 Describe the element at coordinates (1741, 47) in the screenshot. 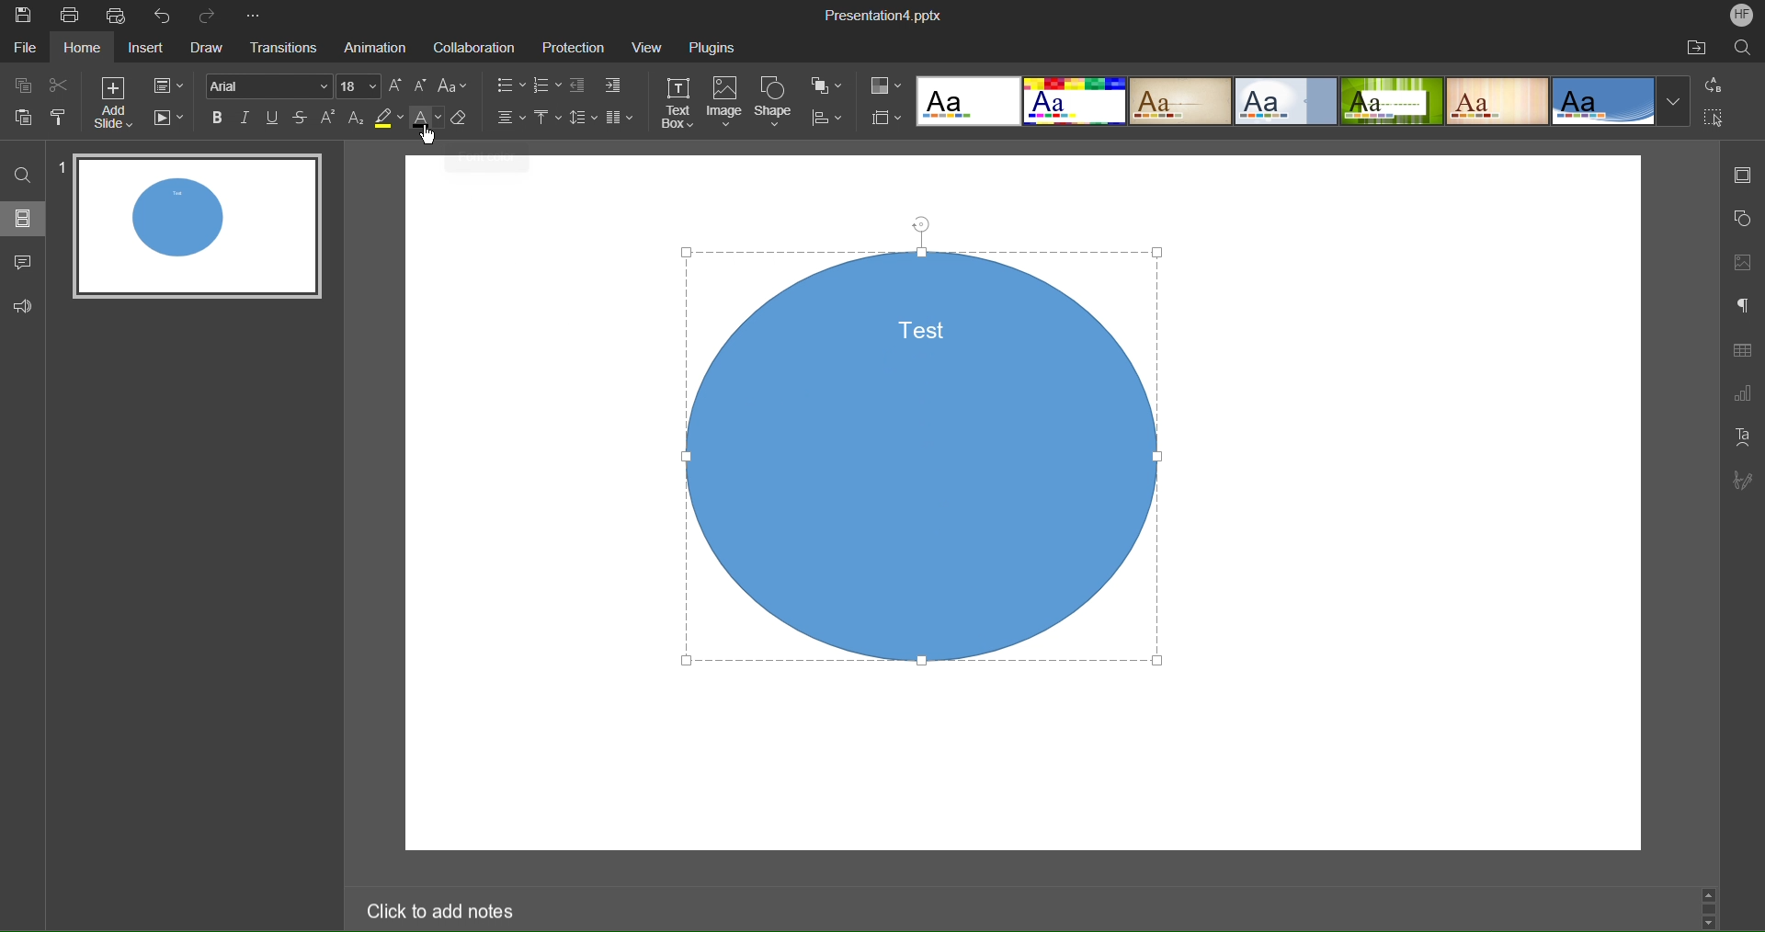

I see `Search` at that location.